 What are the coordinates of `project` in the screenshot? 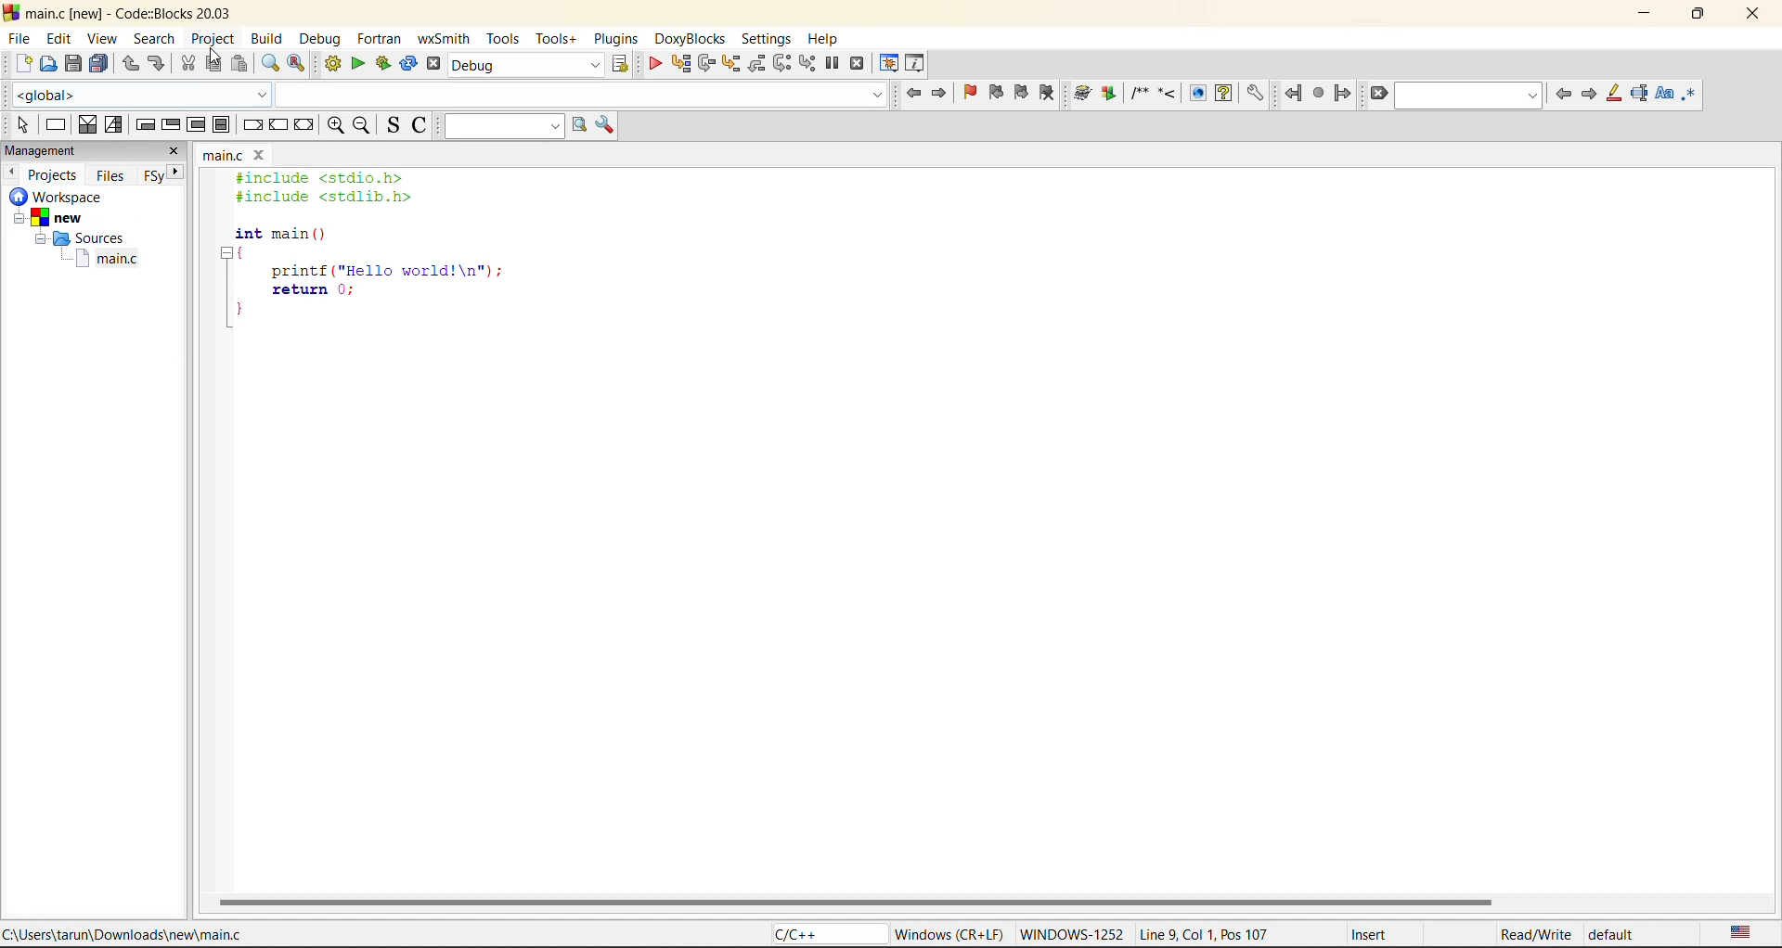 It's located at (213, 40).